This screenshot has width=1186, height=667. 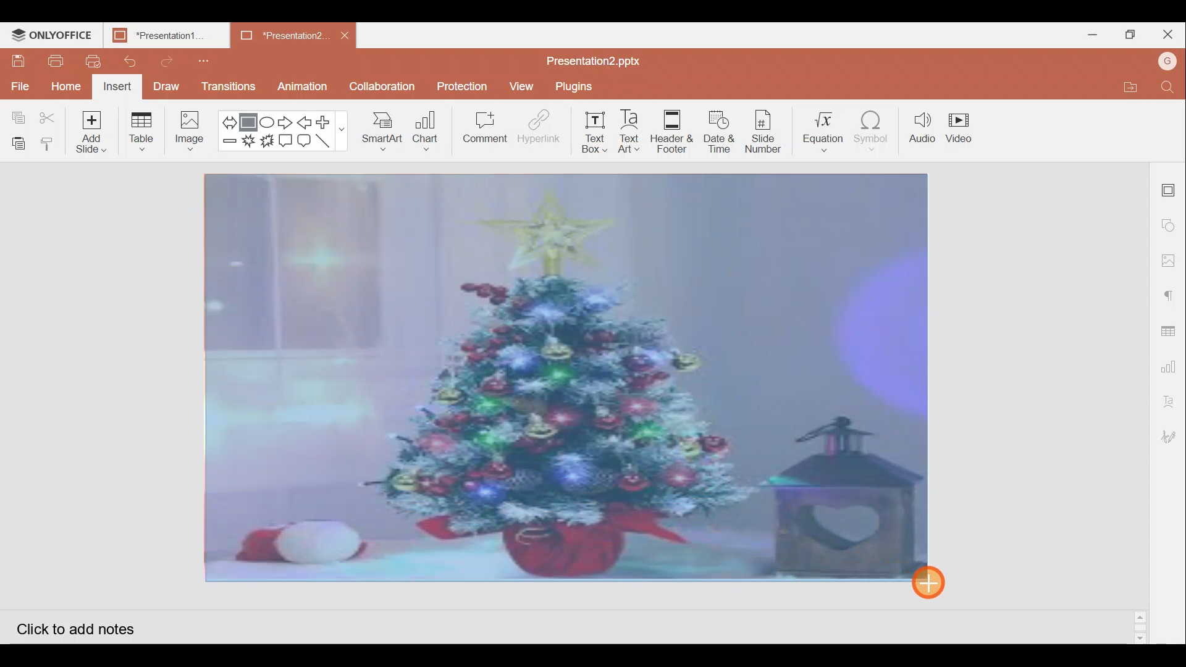 What do you see at coordinates (719, 131) in the screenshot?
I see `Date & time` at bounding box center [719, 131].